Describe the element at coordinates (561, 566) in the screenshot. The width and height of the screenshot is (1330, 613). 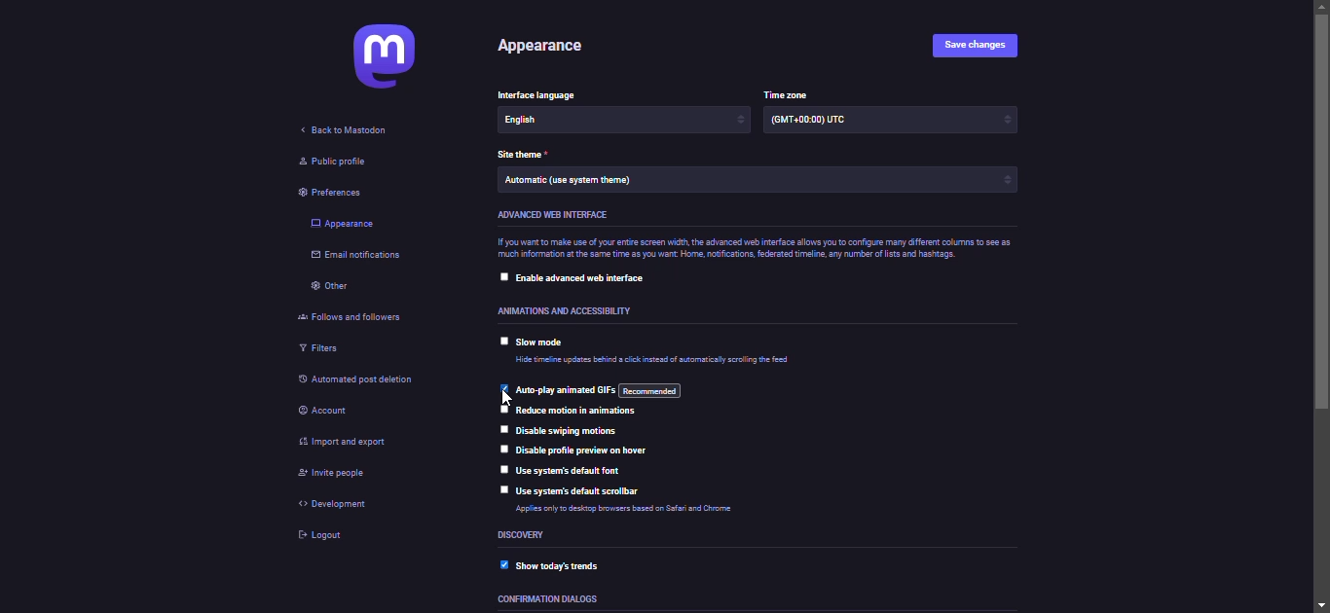
I see `show today's trends` at that location.